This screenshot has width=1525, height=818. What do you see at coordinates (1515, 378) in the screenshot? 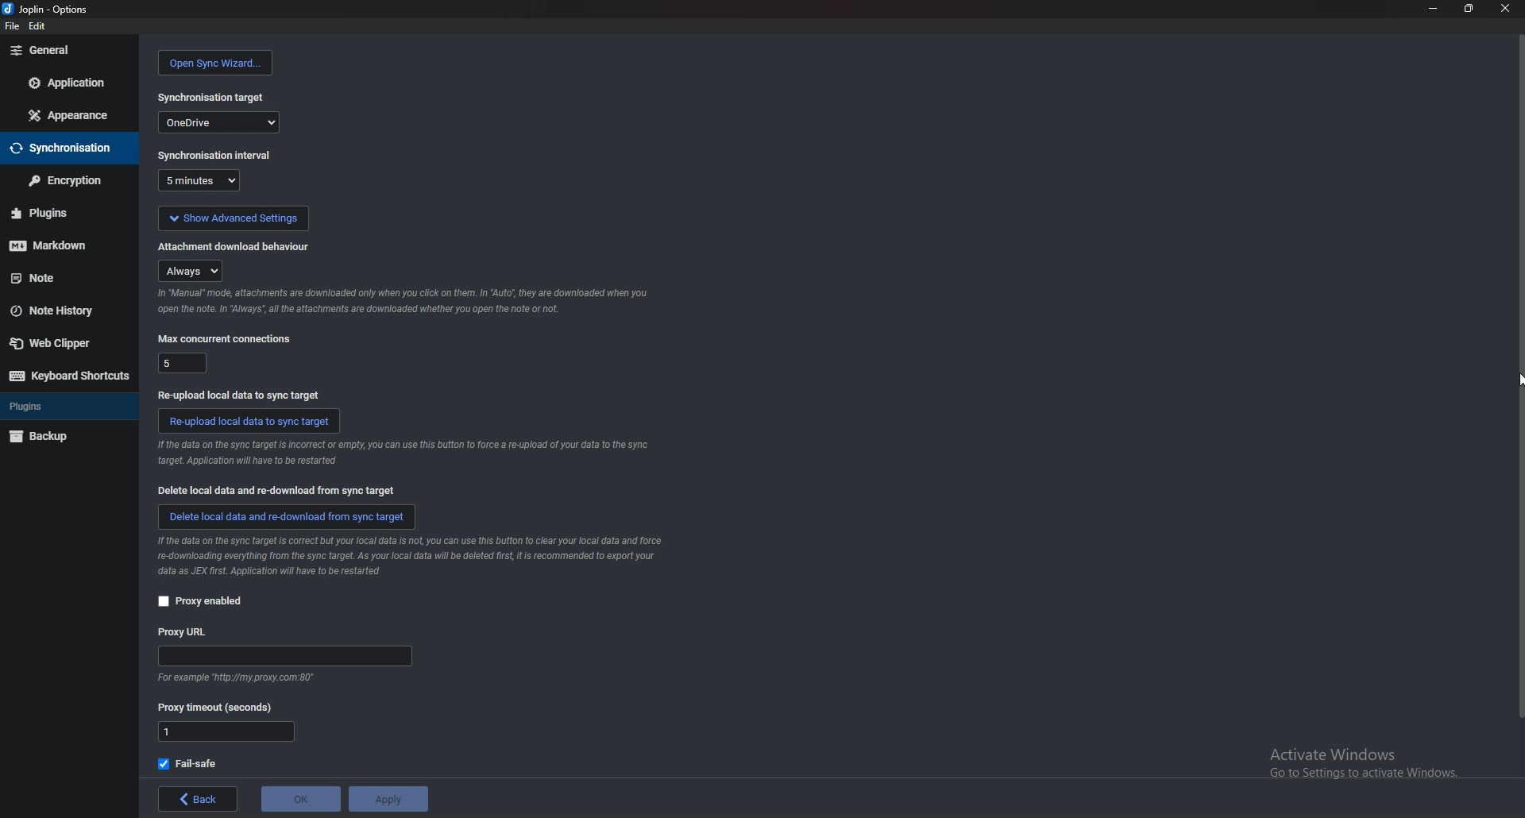
I see `cursor` at bounding box center [1515, 378].